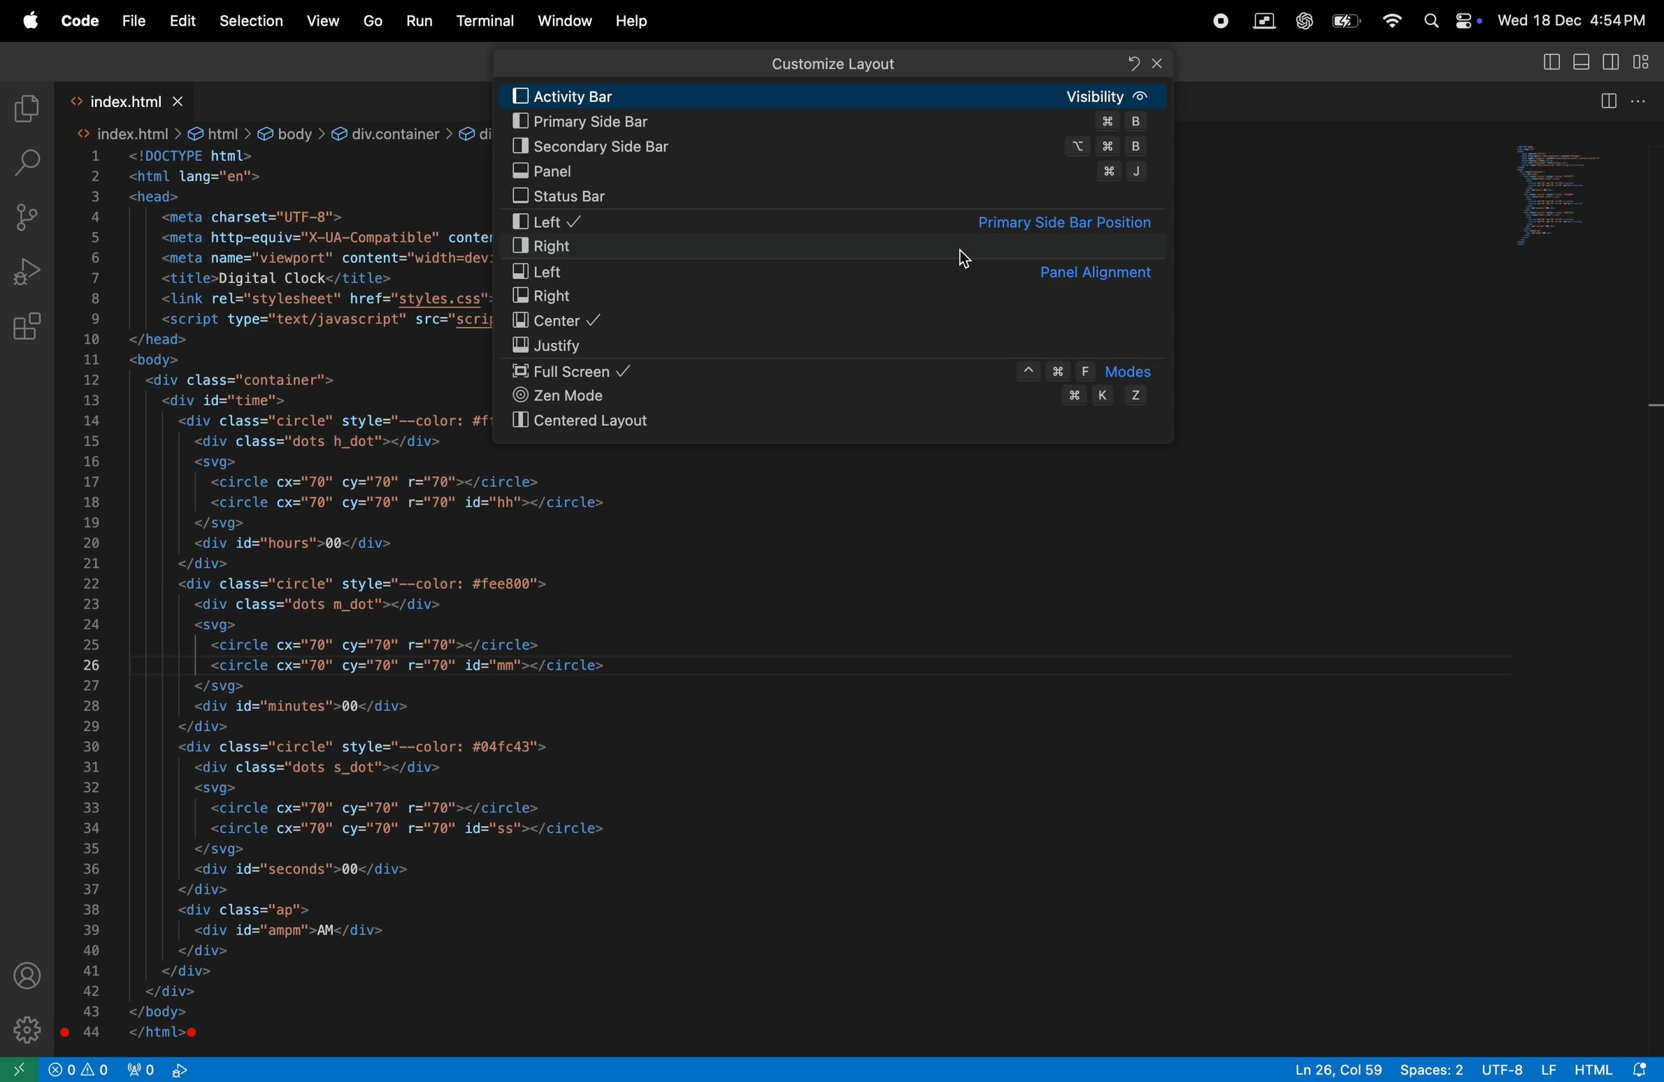 This screenshot has width=1664, height=1082. What do you see at coordinates (132, 22) in the screenshot?
I see `File` at bounding box center [132, 22].